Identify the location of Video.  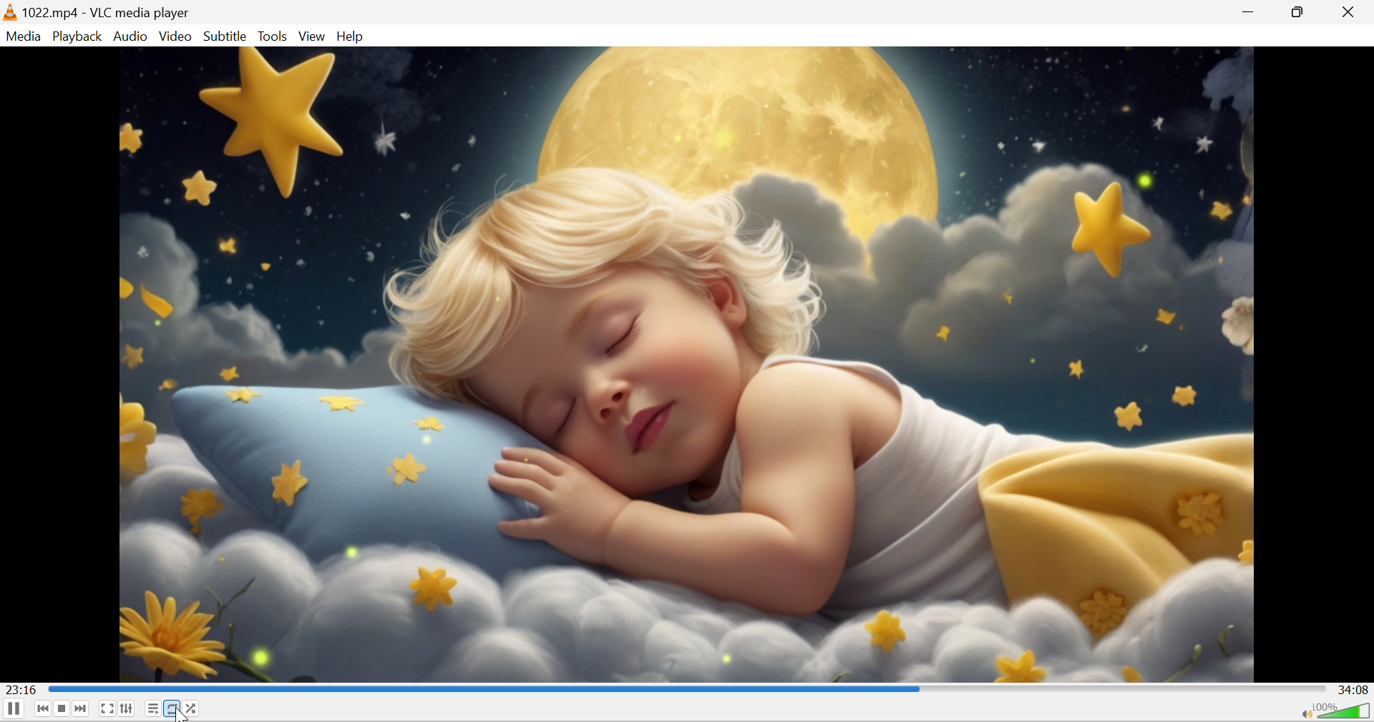
(176, 36).